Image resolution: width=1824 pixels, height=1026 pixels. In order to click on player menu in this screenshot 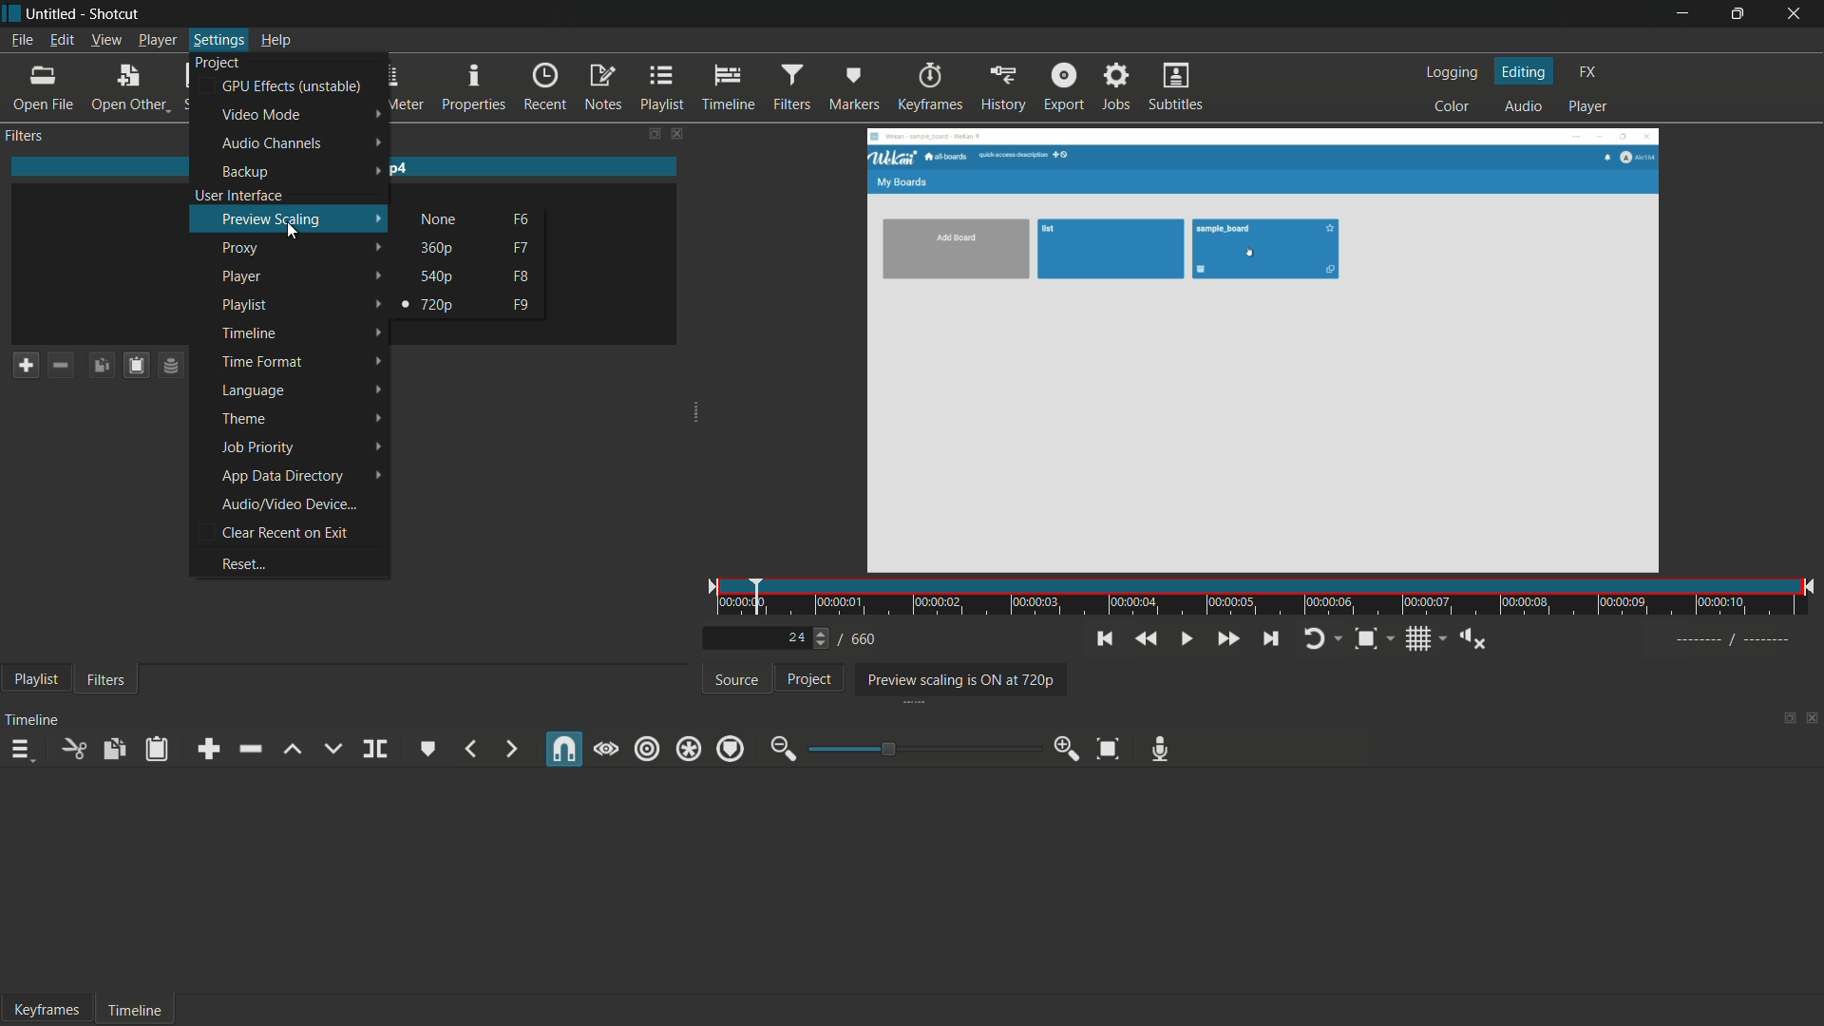, I will do `click(156, 40)`.